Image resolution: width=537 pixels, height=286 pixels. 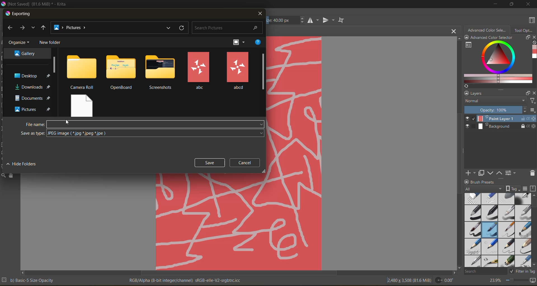 What do you see at coordinates (500, 173) in the screenshot?
I see `mask up` at bounding box center [500, 173].